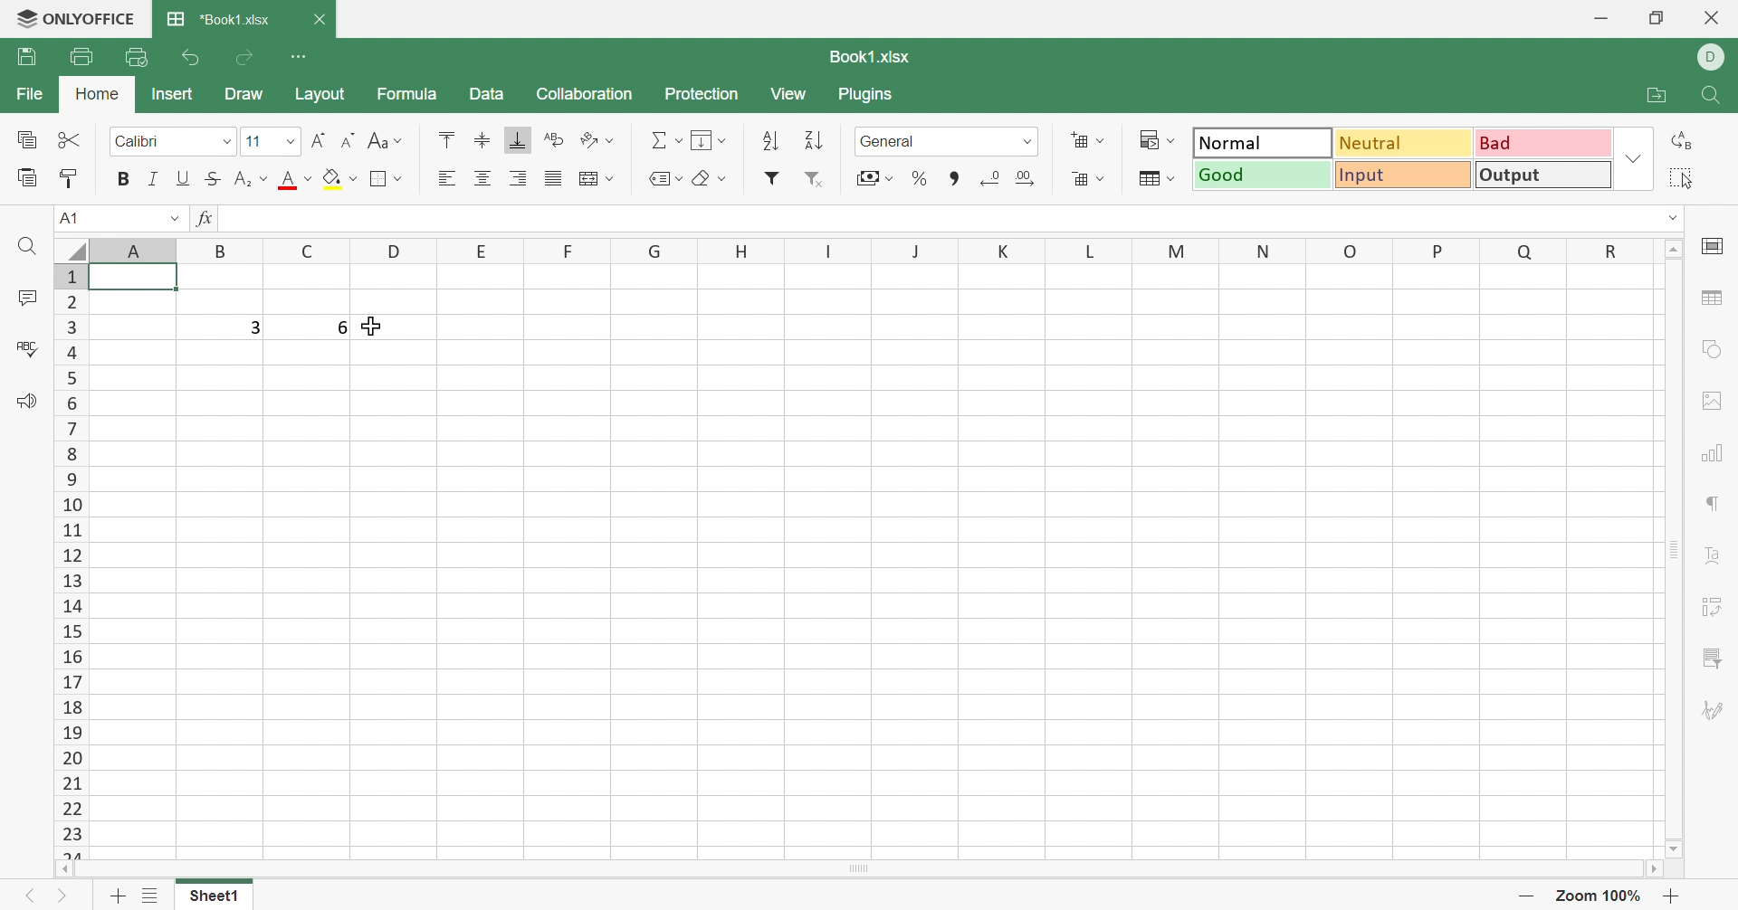 The height and width of the screenshot is (910, 1738). What do you see at coordinates (1402, 174) in the screenshot?
I see `Input` at bounding box center [1402, 174].